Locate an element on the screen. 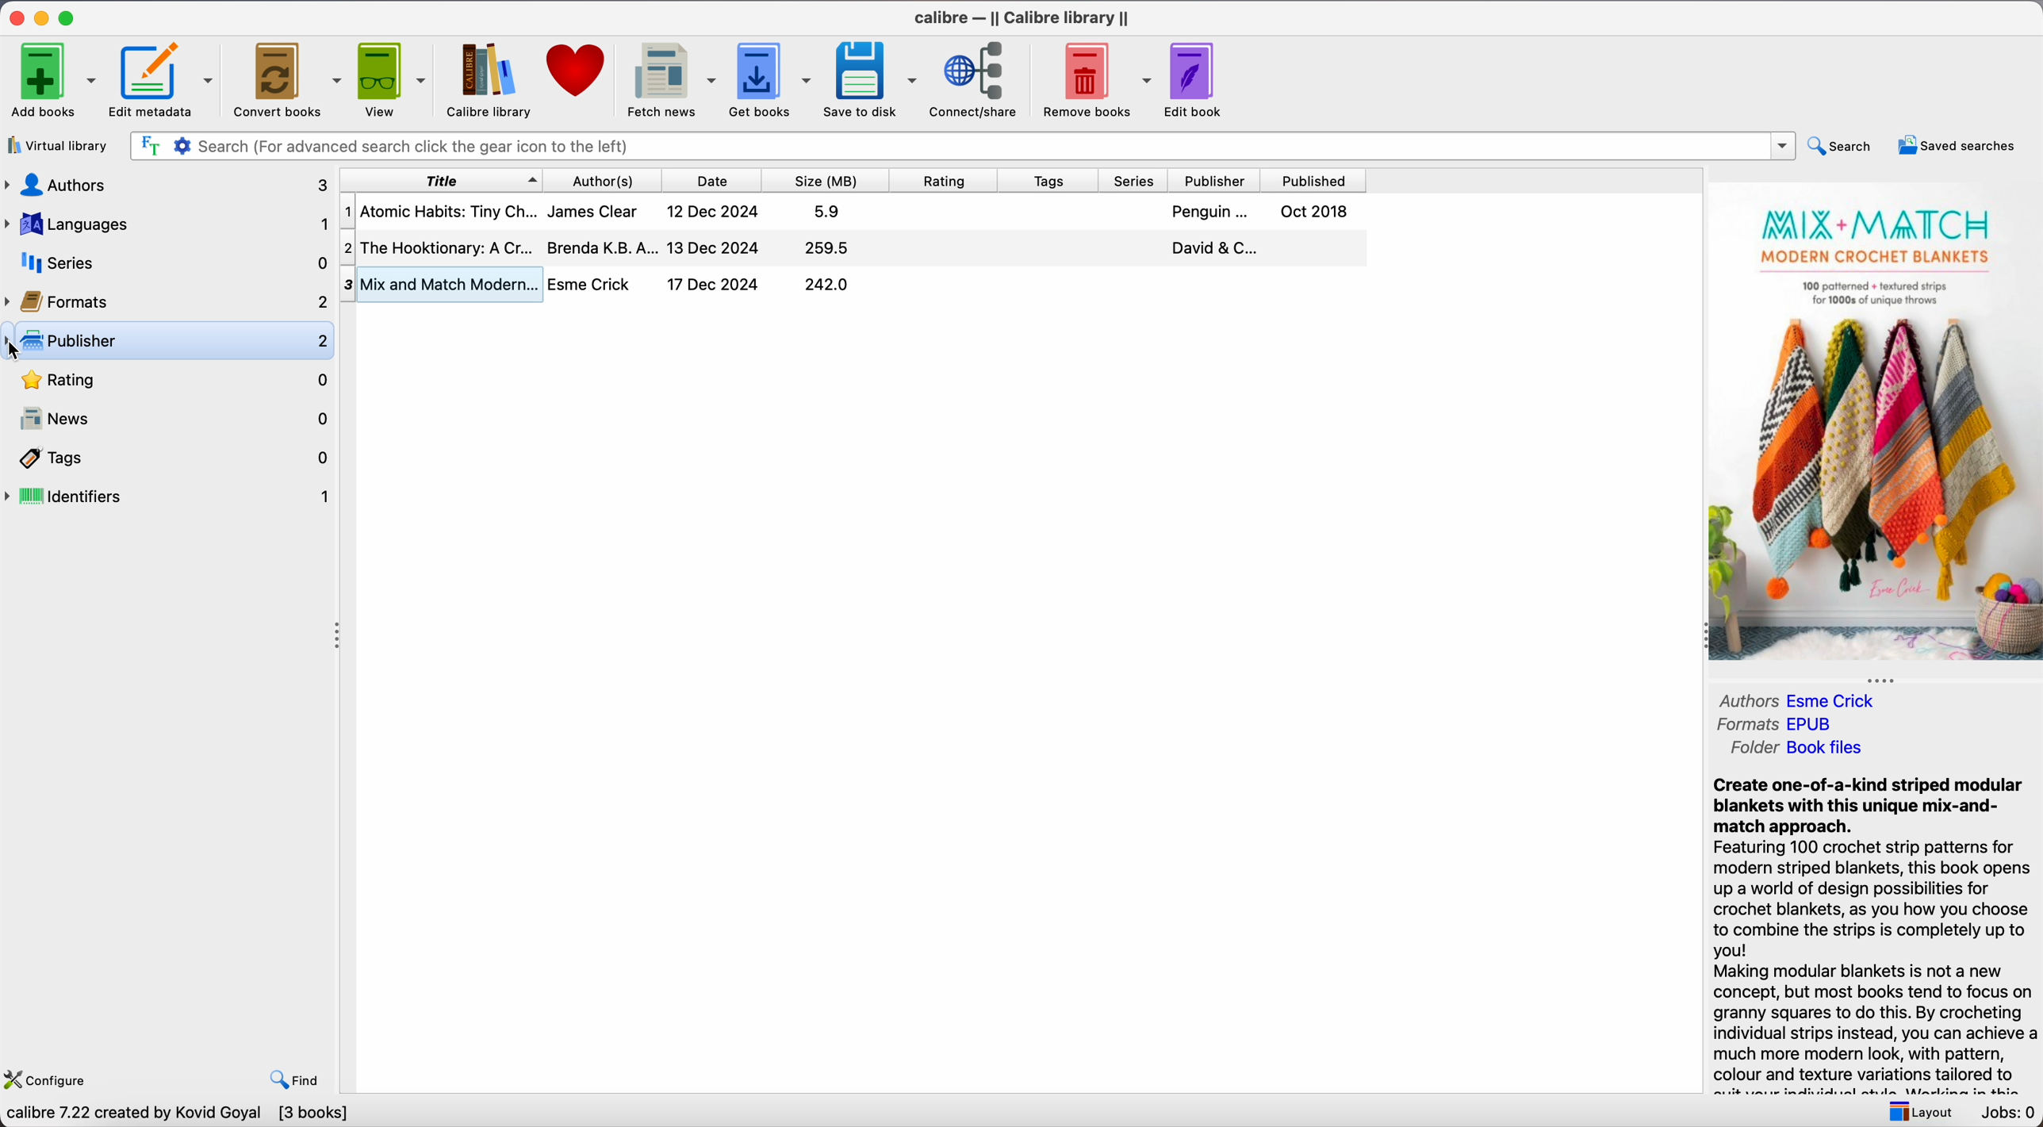  click on publicher options is located at coordinates (167, 340).